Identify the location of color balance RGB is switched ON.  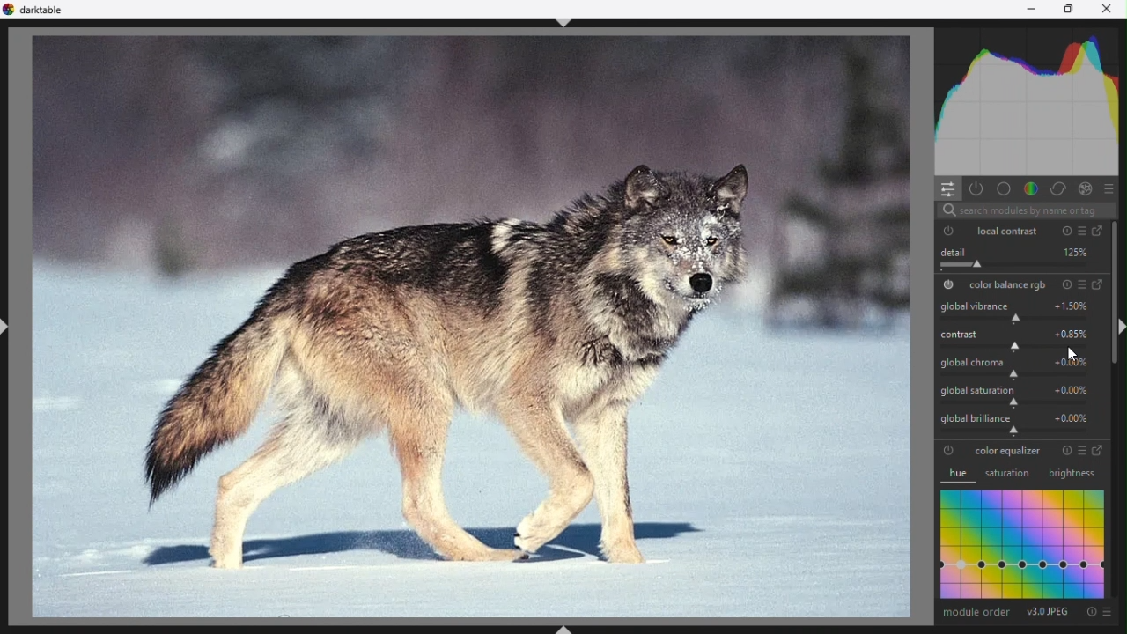
(949, 285).